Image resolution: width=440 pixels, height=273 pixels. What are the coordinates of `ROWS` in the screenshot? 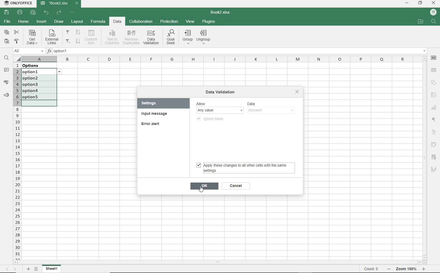 It's located at (17, 161).